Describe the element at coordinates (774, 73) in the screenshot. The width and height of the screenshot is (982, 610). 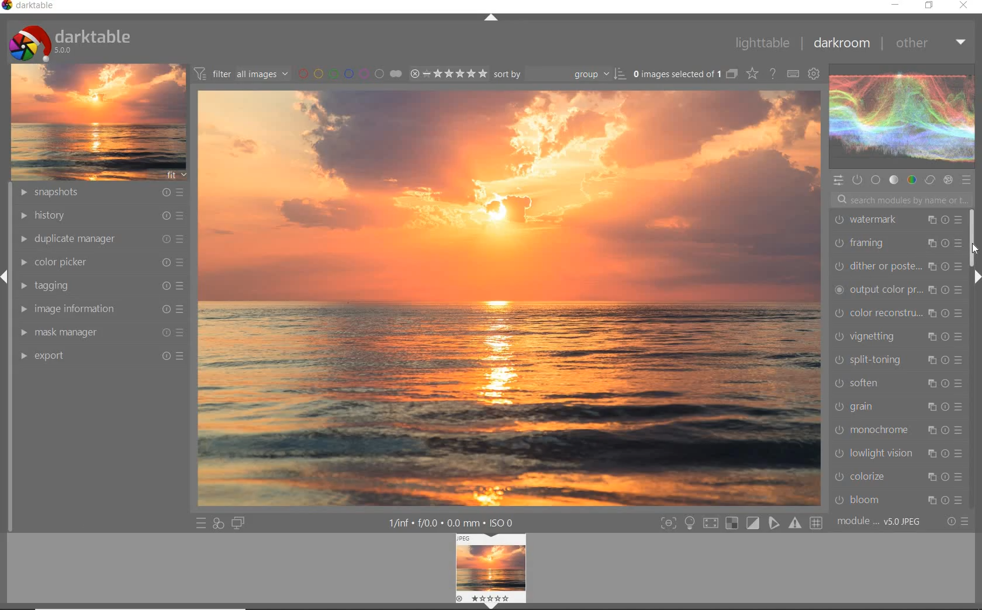
I see `ENABLE FOR ONLINE HELP` at that location.